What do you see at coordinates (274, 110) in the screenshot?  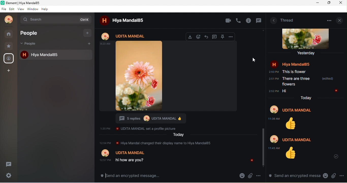 I see `Profile picture` at bounding box center [274, 110].